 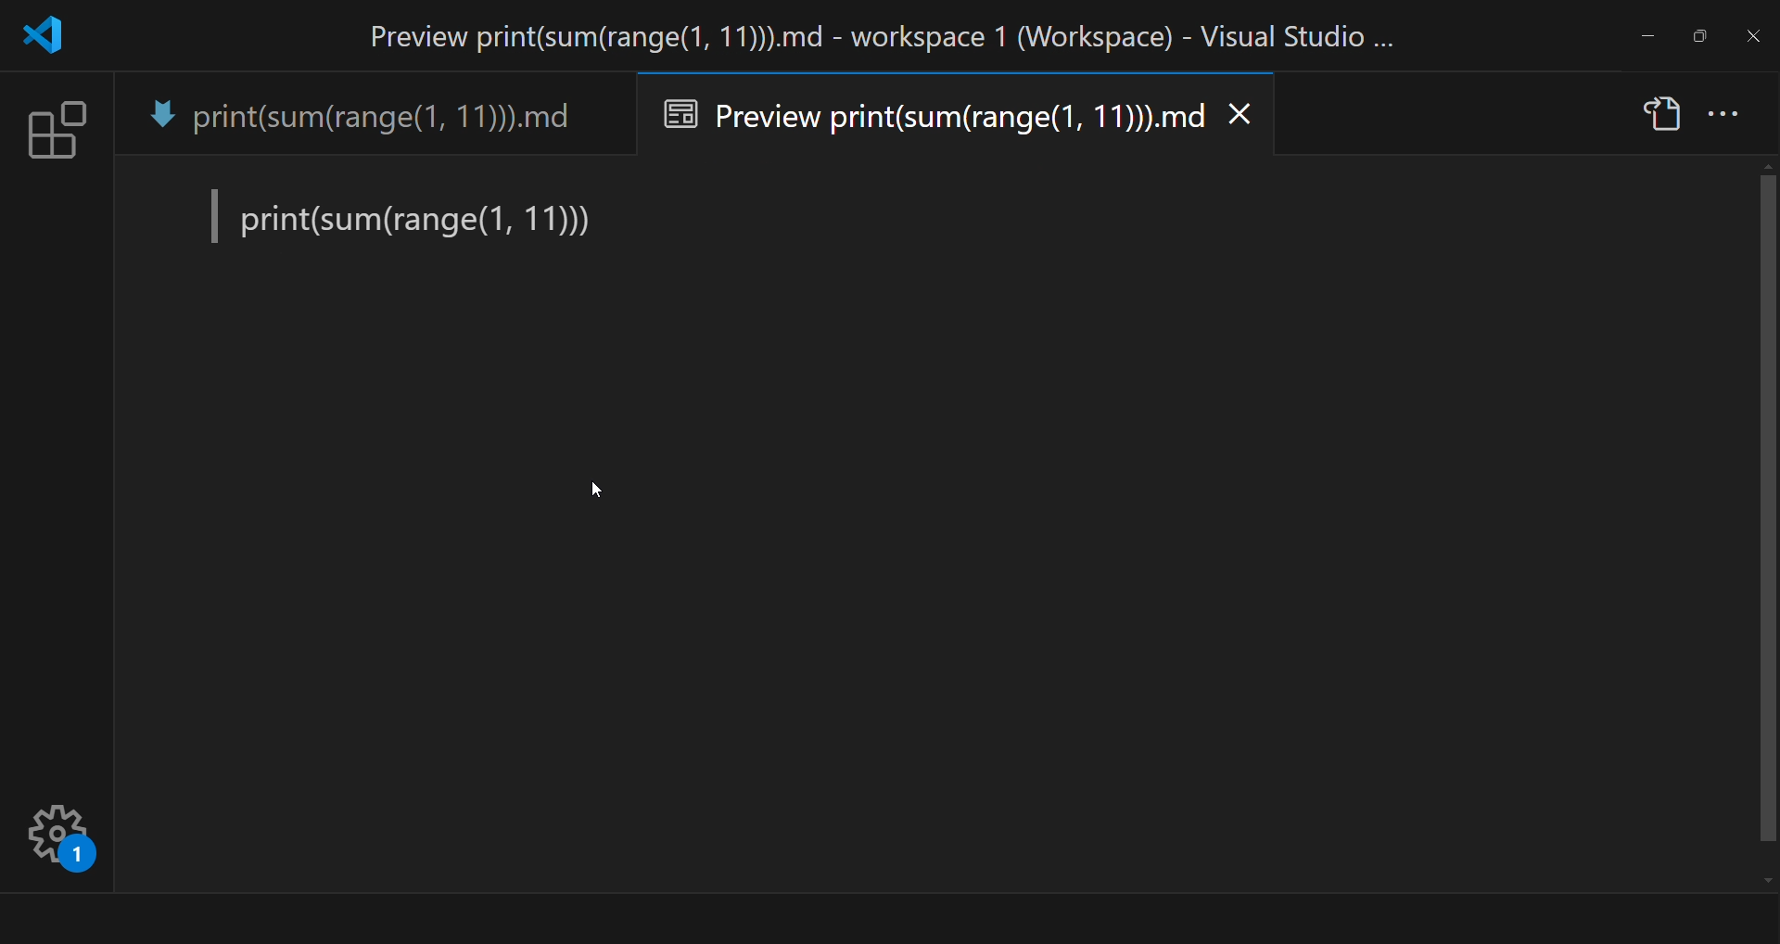 I want to click on Manage, so click(x=62, y=840).